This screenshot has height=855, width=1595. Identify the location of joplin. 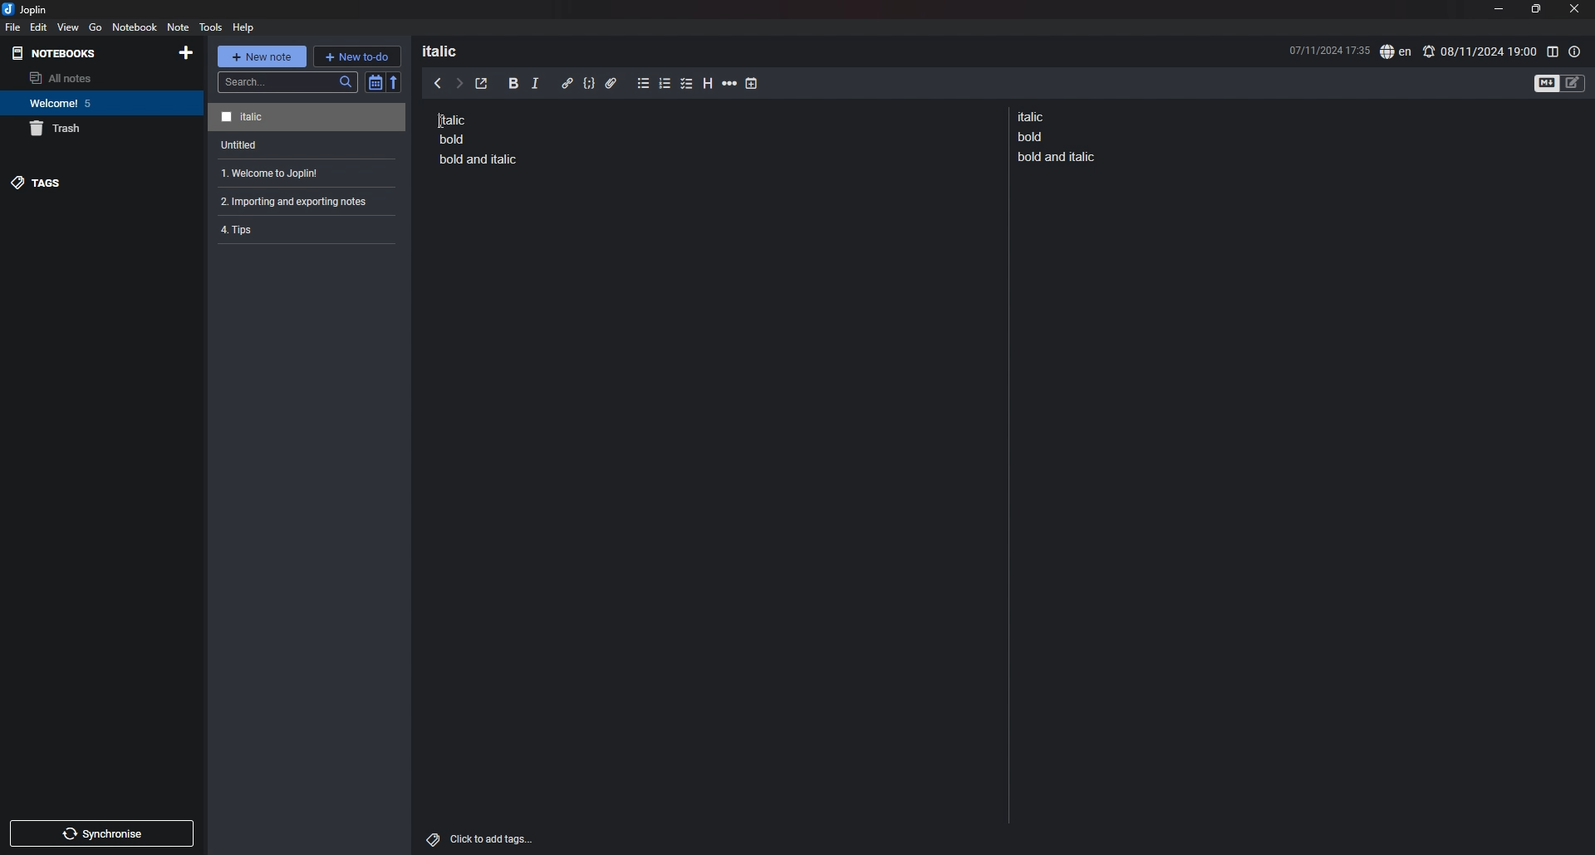
(25, 9).